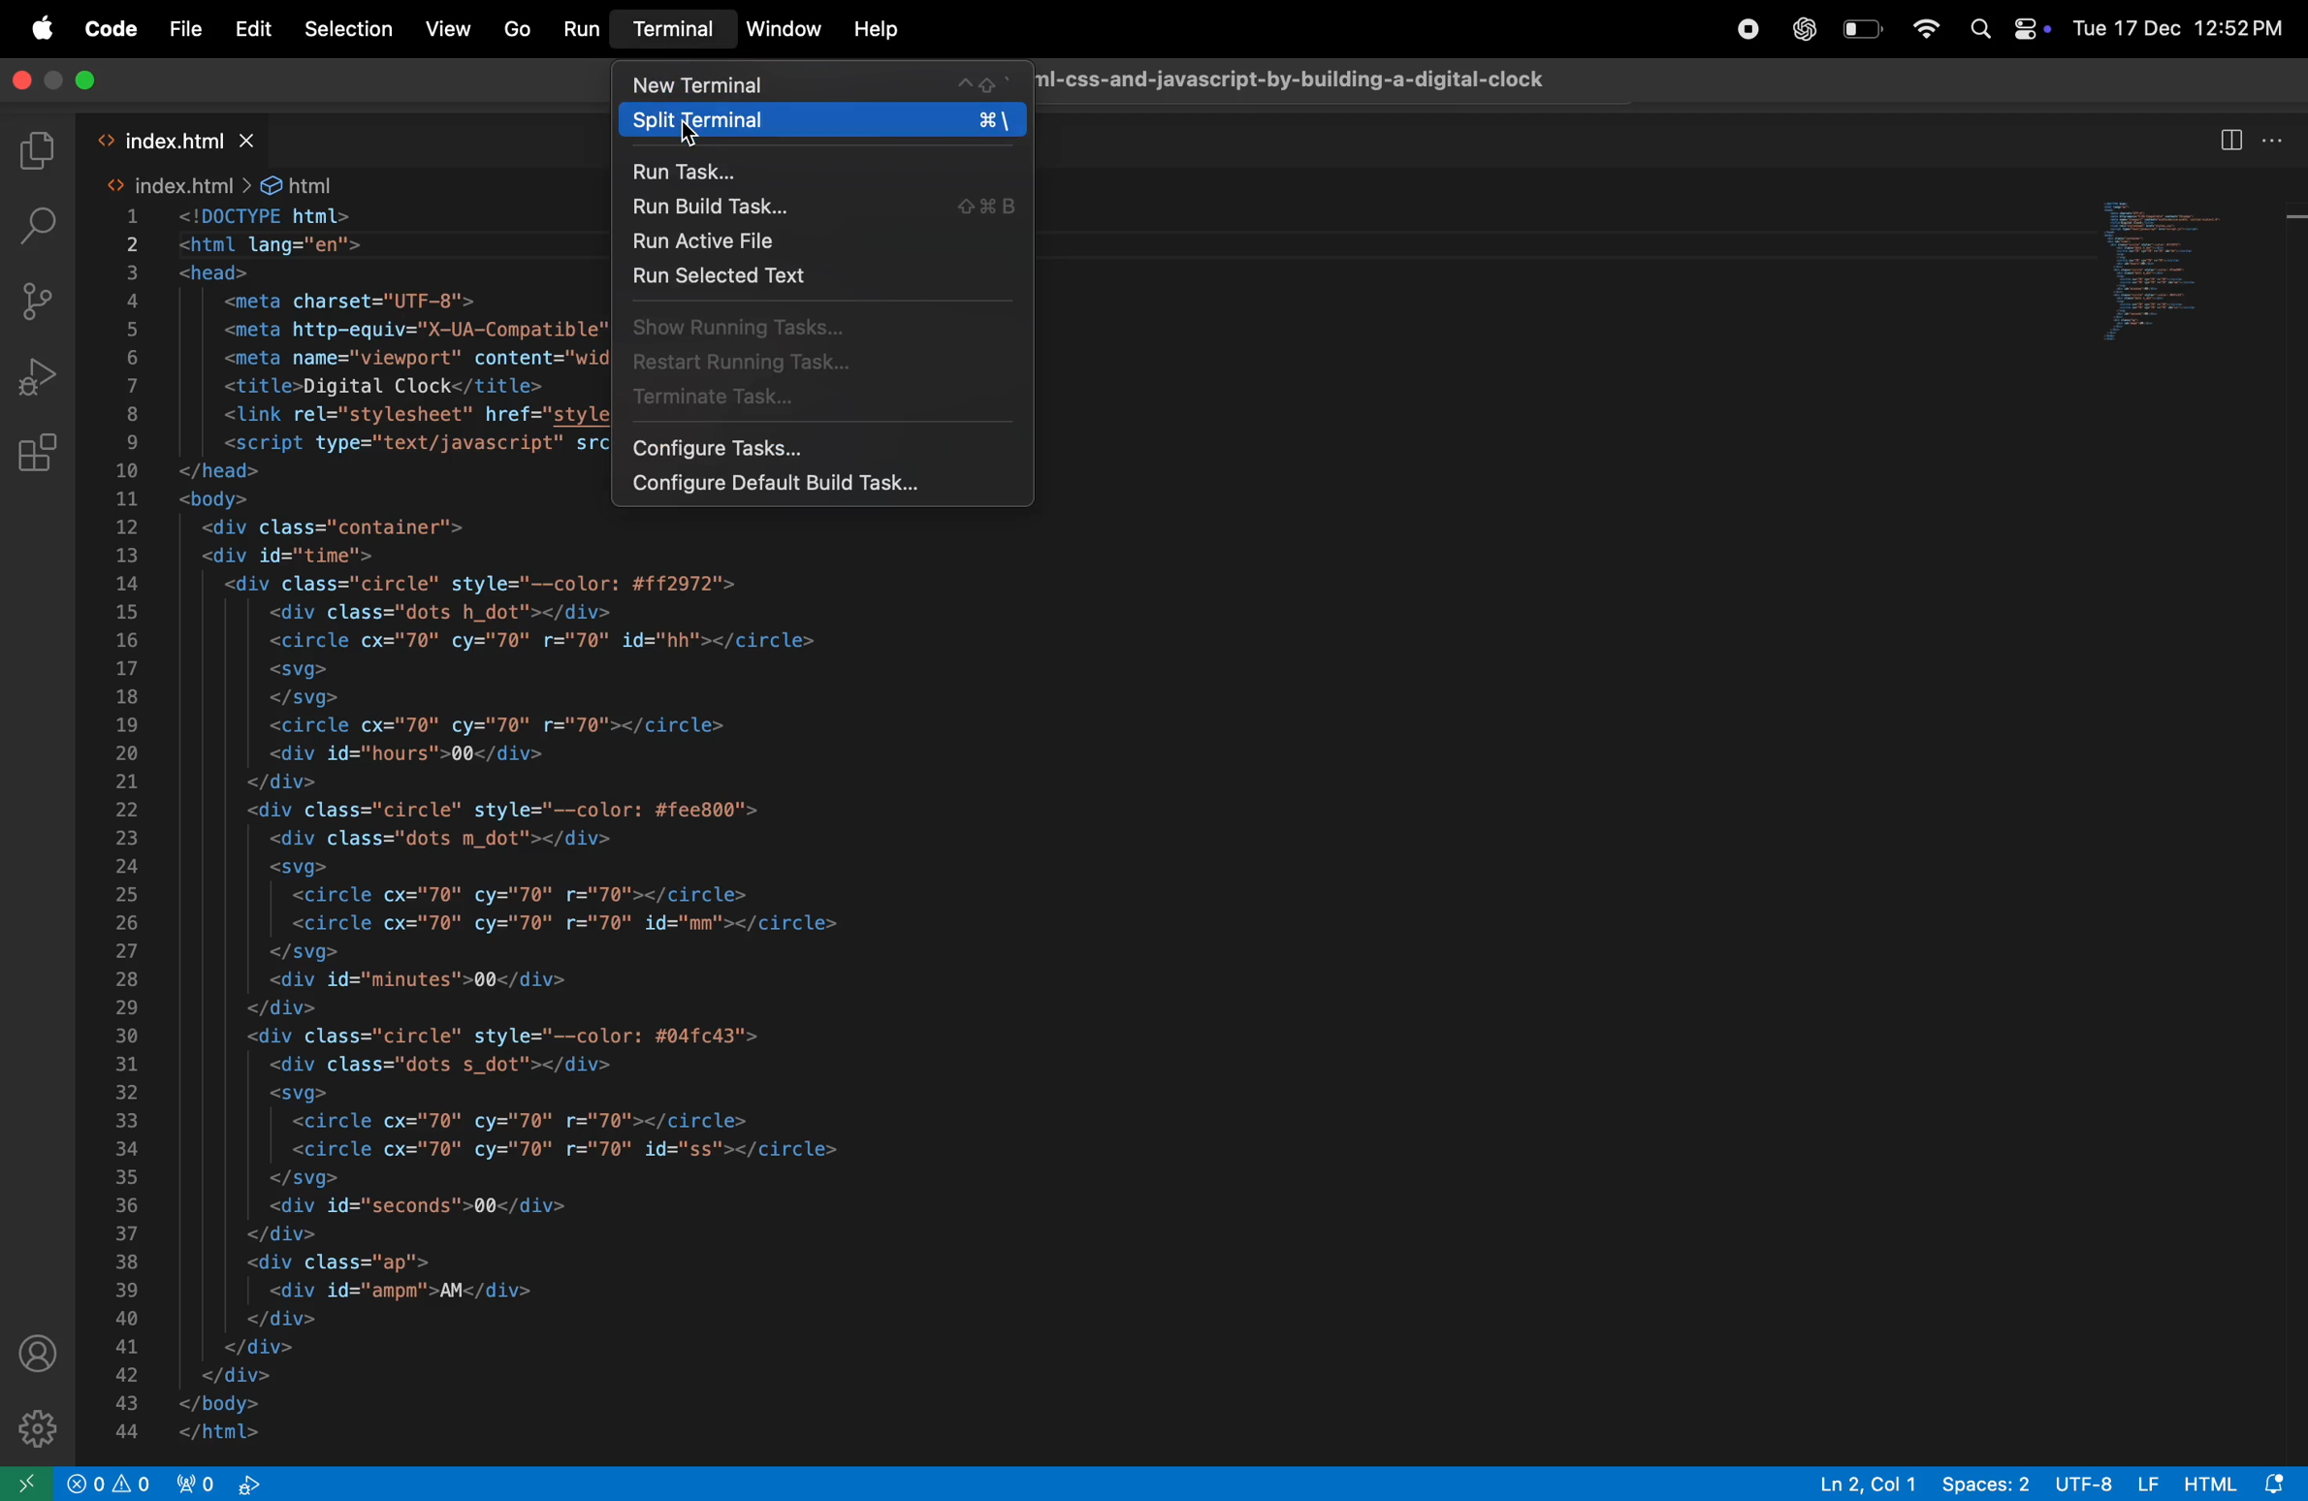 Image resolution: width=2308 pixels, height=1501 pixels. What do you see at coordinates (818, 83) in the screenshot?
I see `new terminal` at bounding box center [818, 83].